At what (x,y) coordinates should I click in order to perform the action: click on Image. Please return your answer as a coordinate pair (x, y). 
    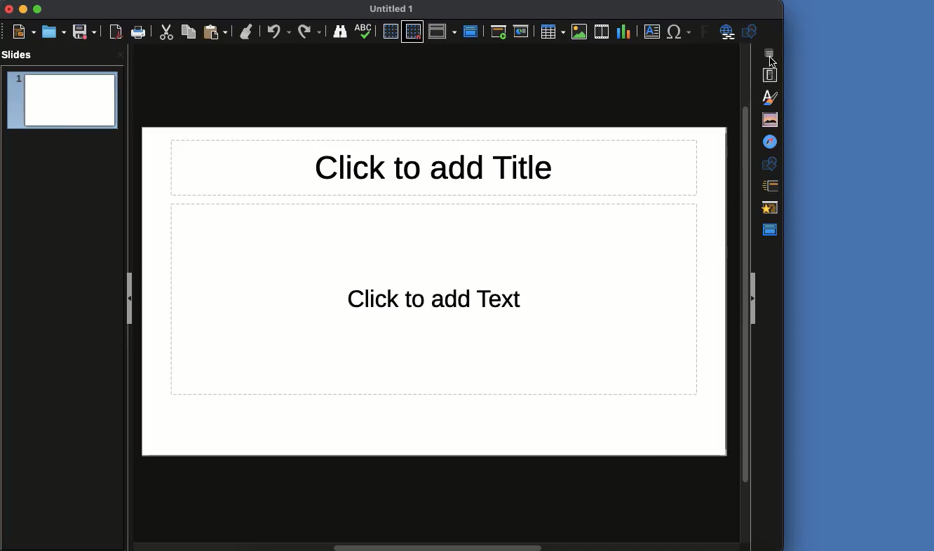
    Looking at the image, I should click on (580, 30).